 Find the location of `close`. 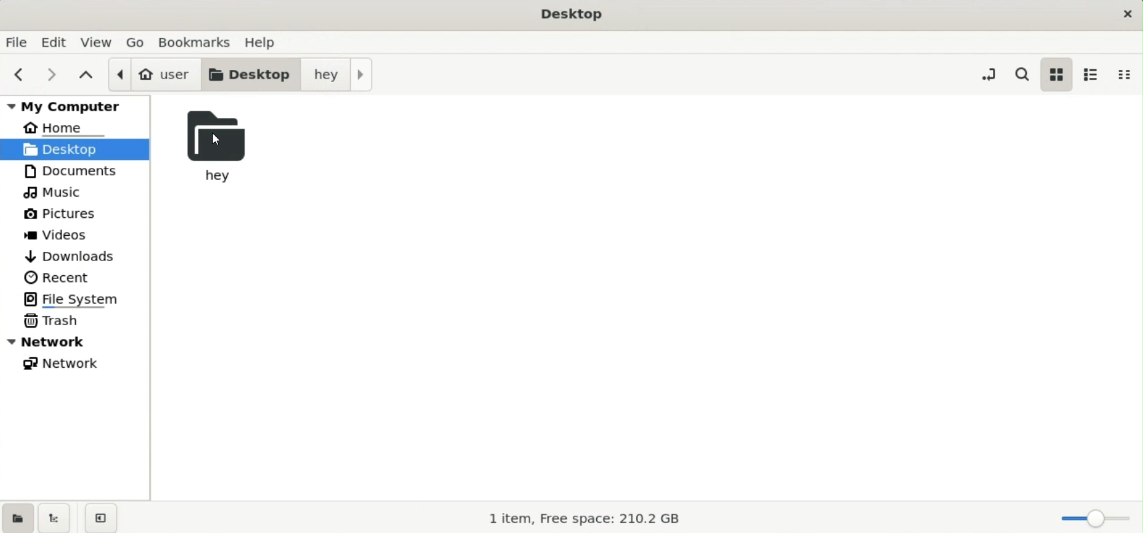

close is located at coordinates (1125, 13).